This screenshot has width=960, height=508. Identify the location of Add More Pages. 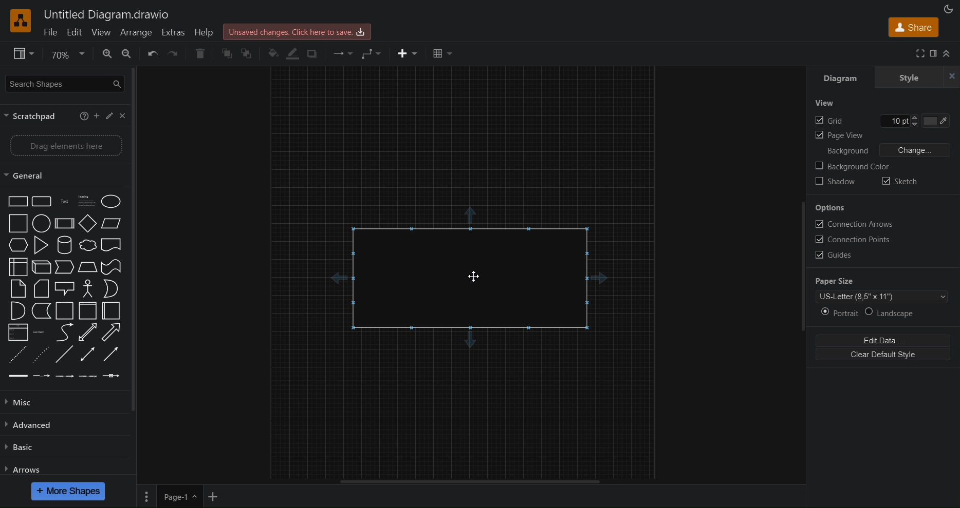
(213, 497).